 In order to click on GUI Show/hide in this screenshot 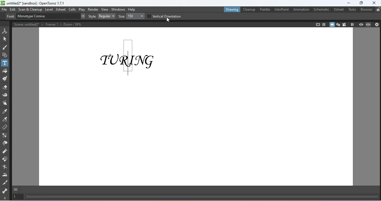, I will do `click(17, 189)`.